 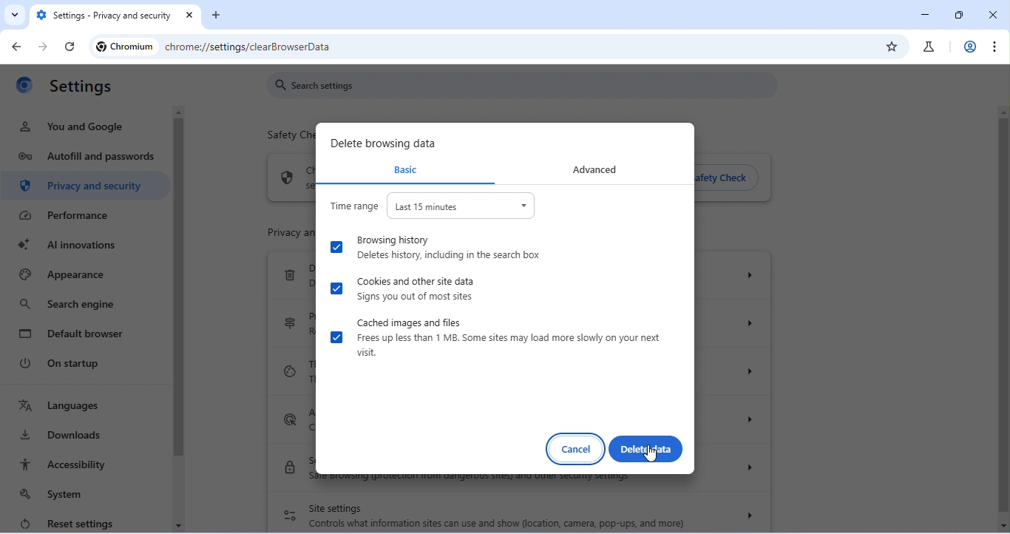 I want to click on account, so click(x=969, y=46).